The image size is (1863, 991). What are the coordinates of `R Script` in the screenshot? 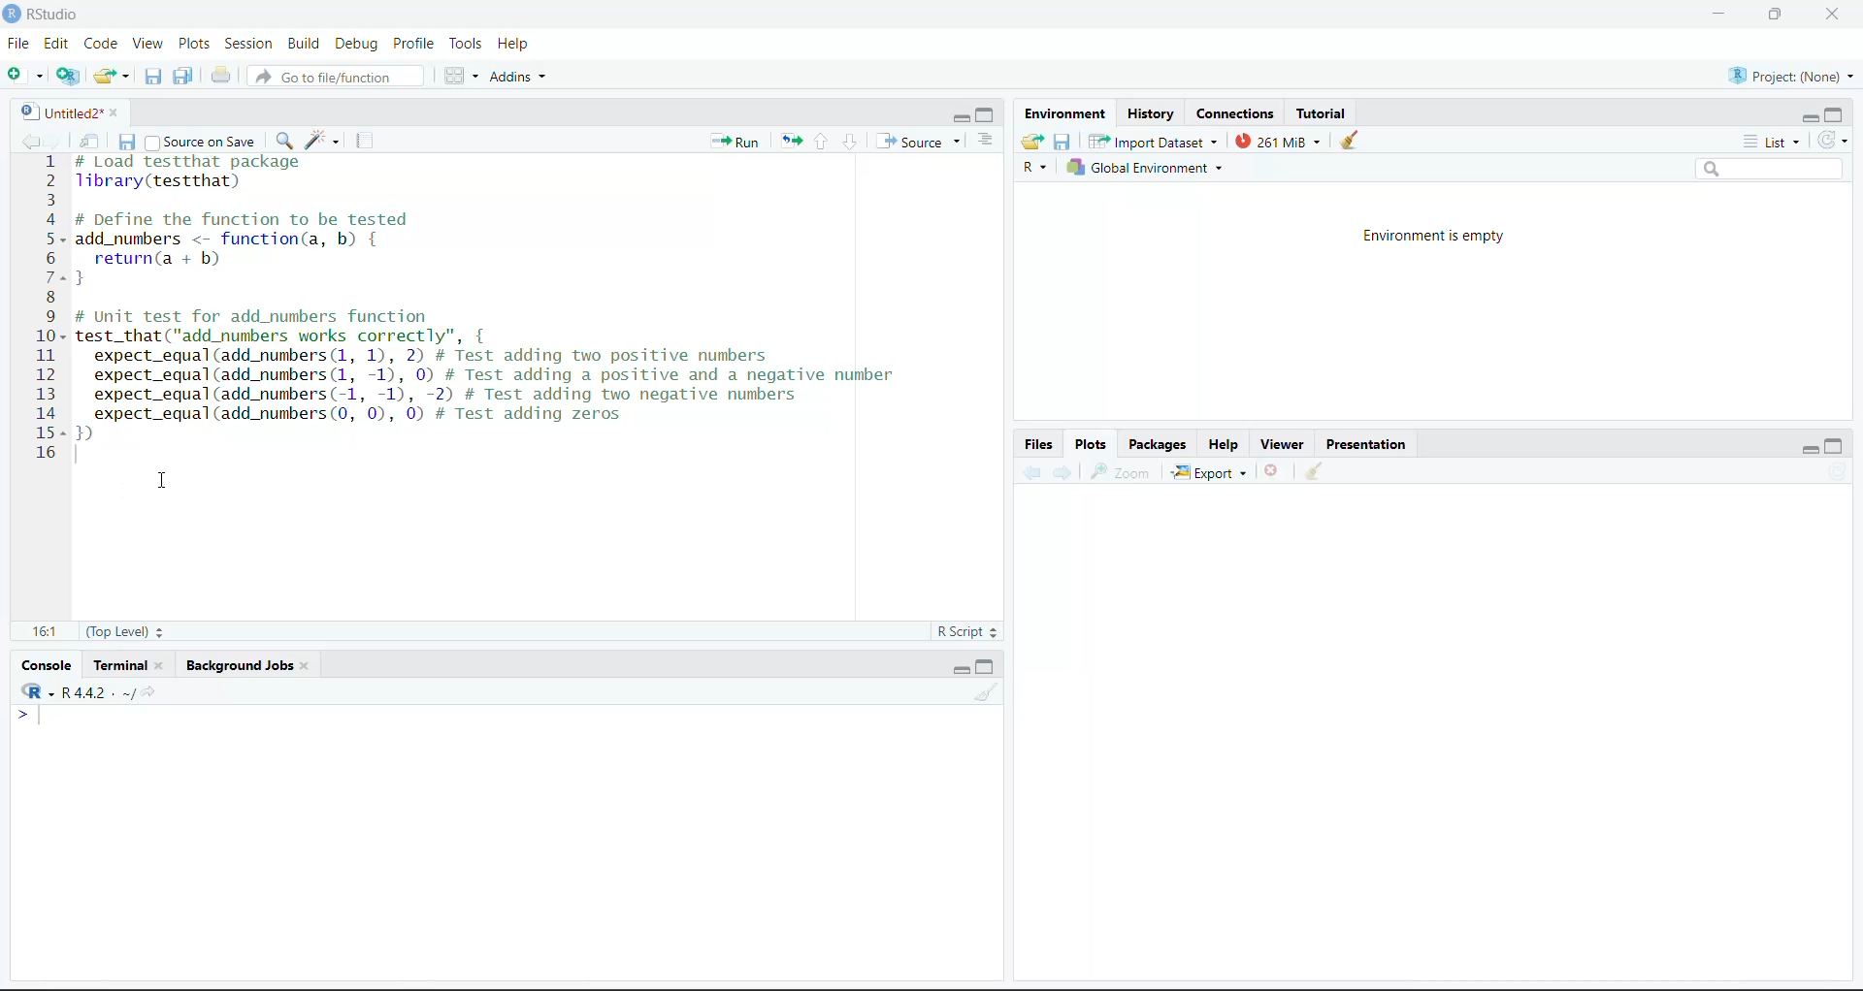 It's located at (958, 631).